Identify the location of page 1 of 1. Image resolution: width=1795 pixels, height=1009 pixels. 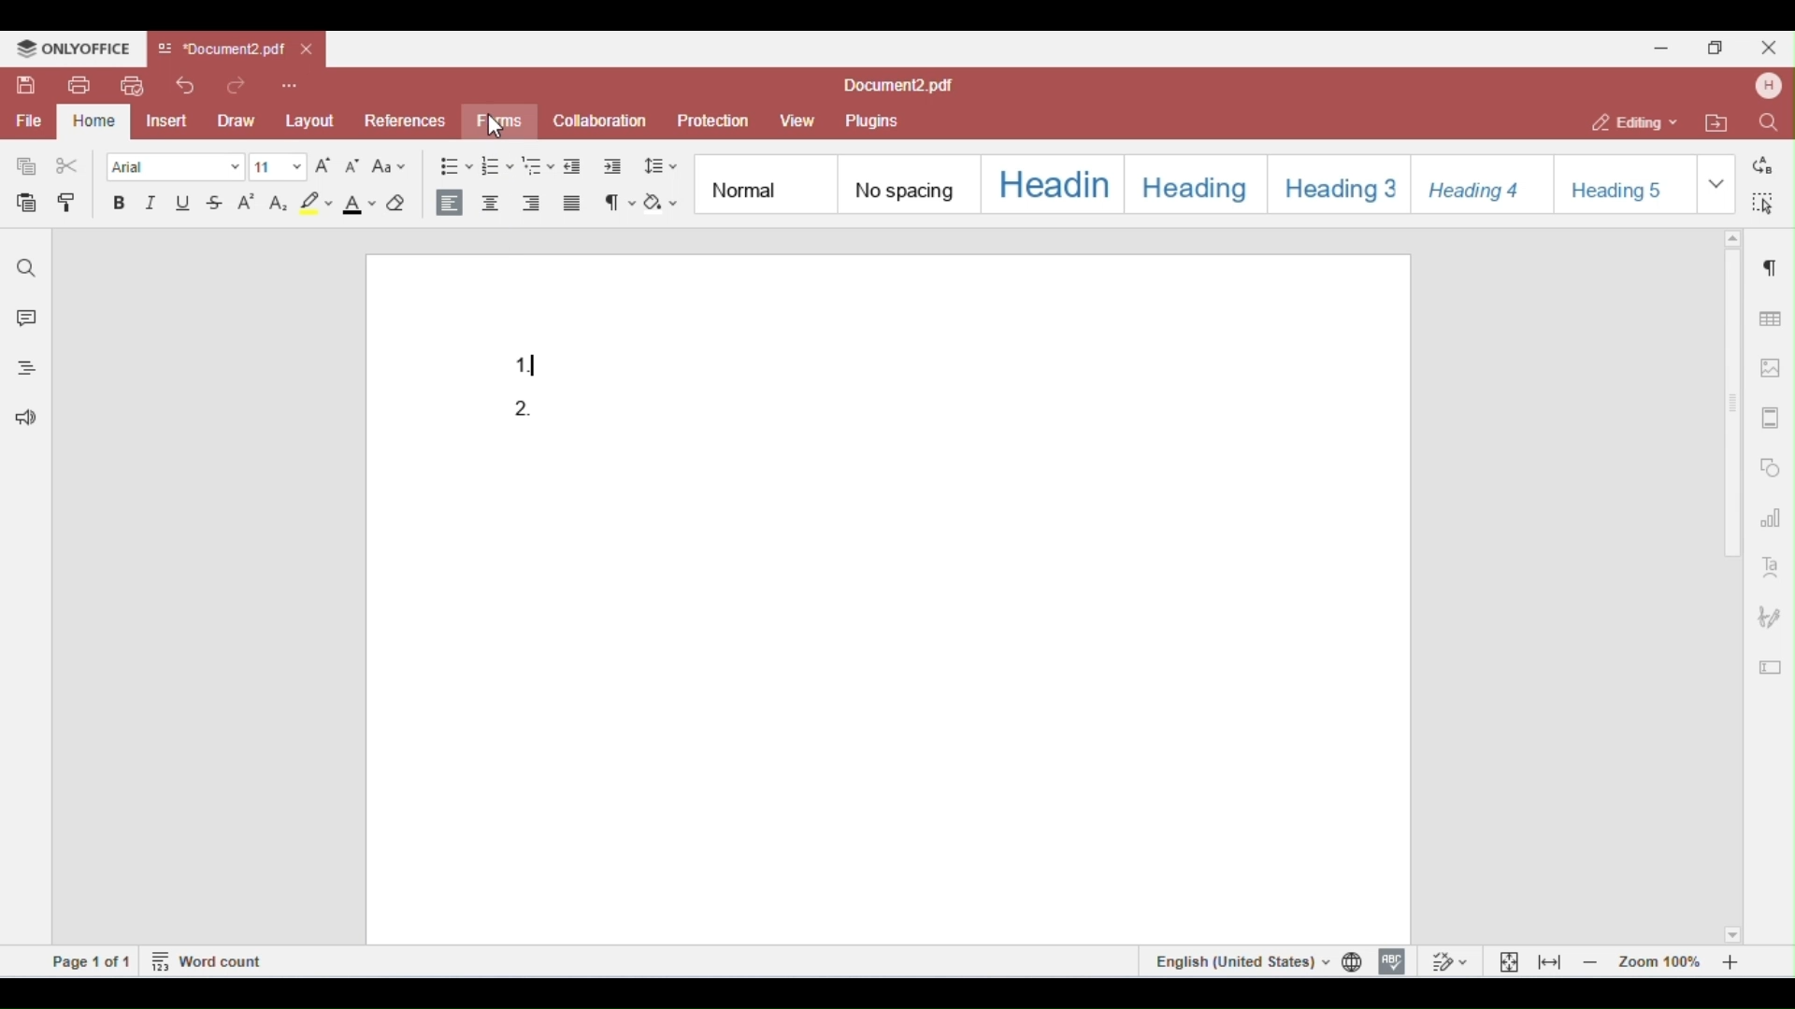
(92, 960).